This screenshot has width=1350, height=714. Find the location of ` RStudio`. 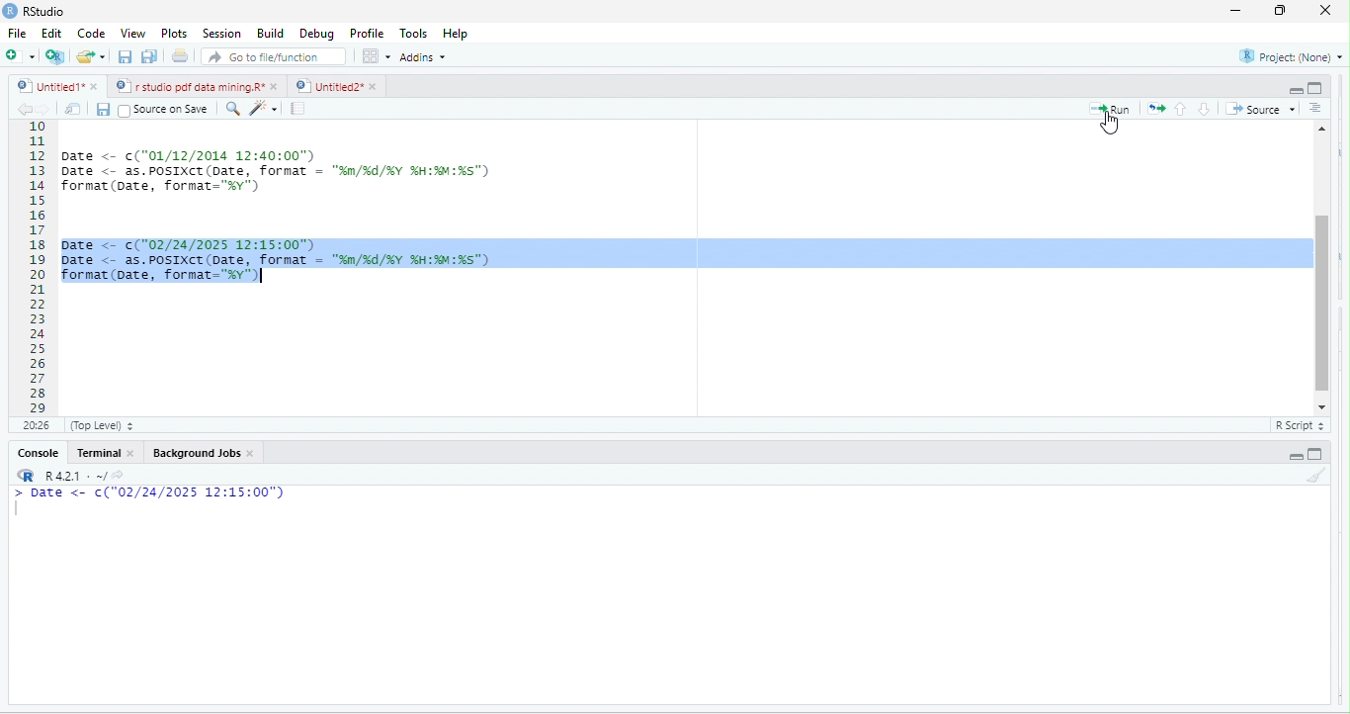

 RStudio is located at coordinates (42, 12).